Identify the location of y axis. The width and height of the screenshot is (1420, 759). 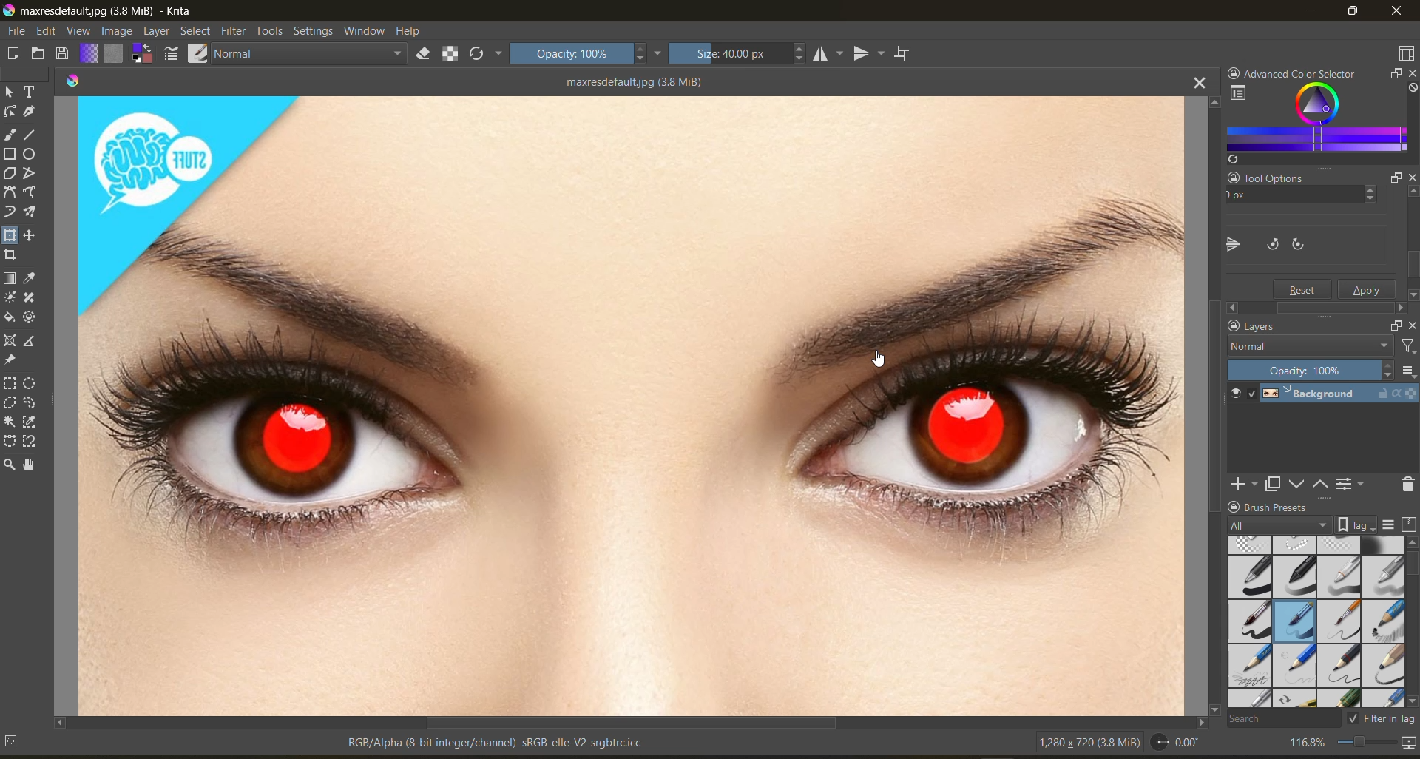
(1323, 197).